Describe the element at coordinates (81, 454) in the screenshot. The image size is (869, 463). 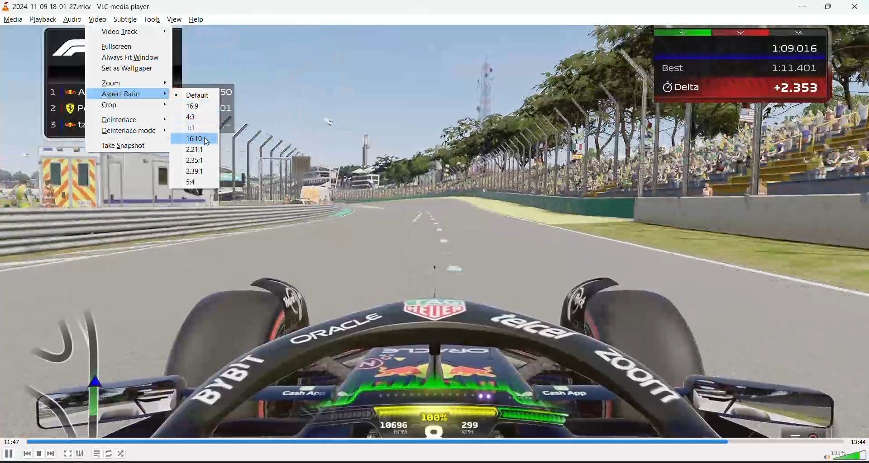
I see `settings` at that location.